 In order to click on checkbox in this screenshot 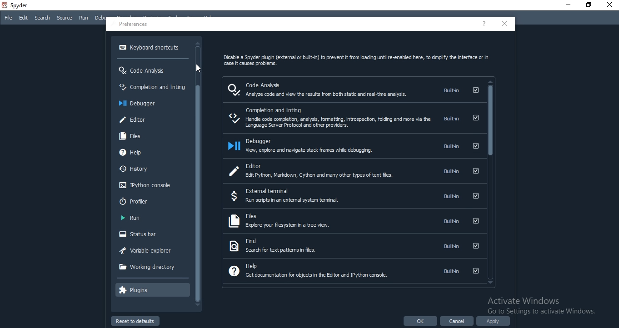, I will do `click(474, 272)`.